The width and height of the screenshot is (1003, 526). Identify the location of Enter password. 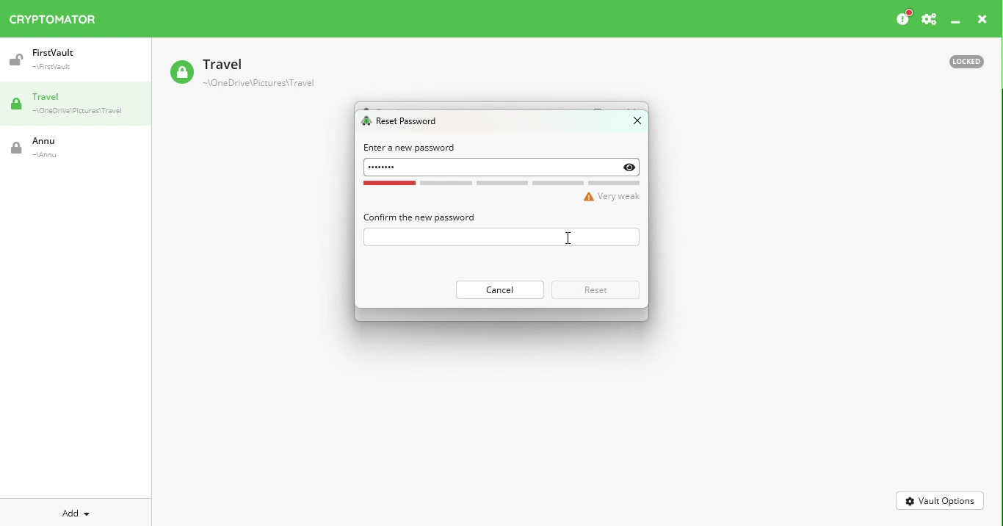
(503, 167).